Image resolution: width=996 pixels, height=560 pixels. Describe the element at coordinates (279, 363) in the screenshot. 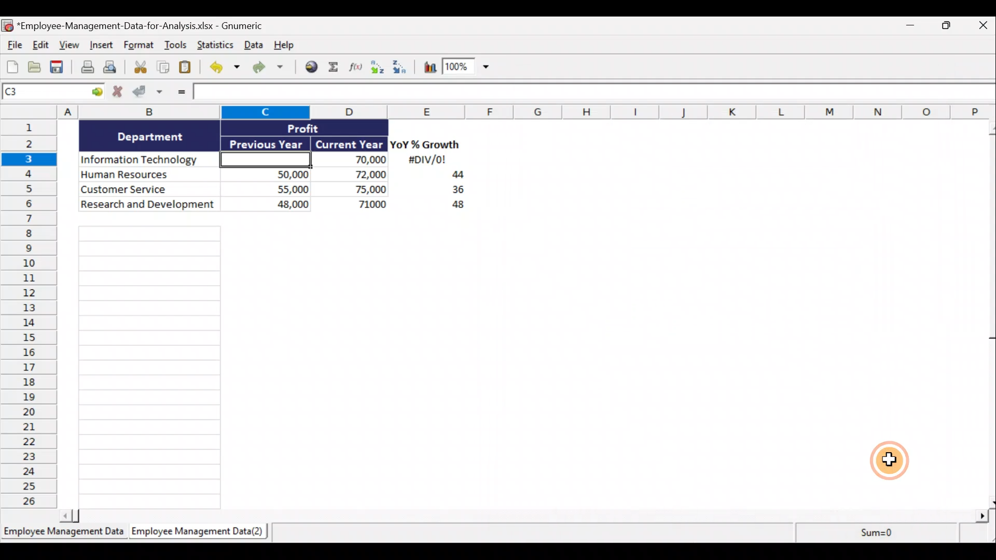

I see `Cells` at that location.